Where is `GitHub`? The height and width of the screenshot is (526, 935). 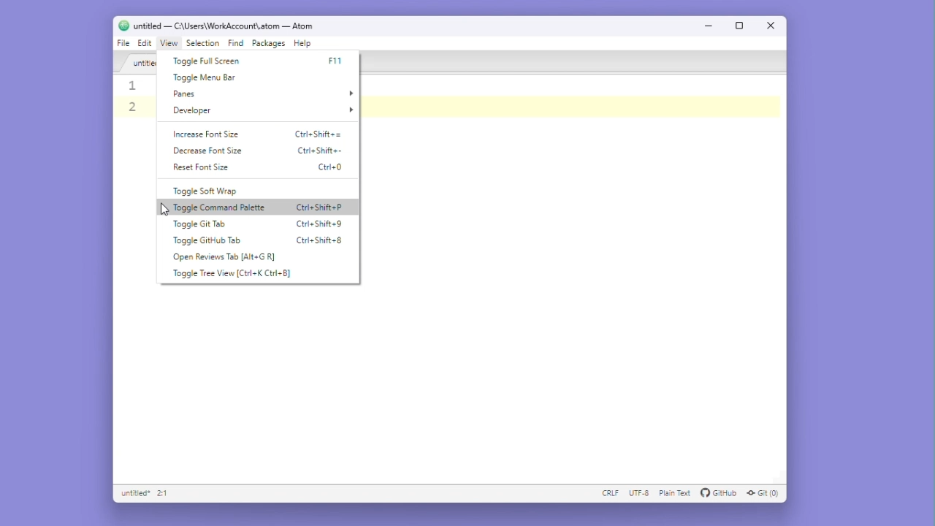 GitHub is located at coordinates (719, 494).